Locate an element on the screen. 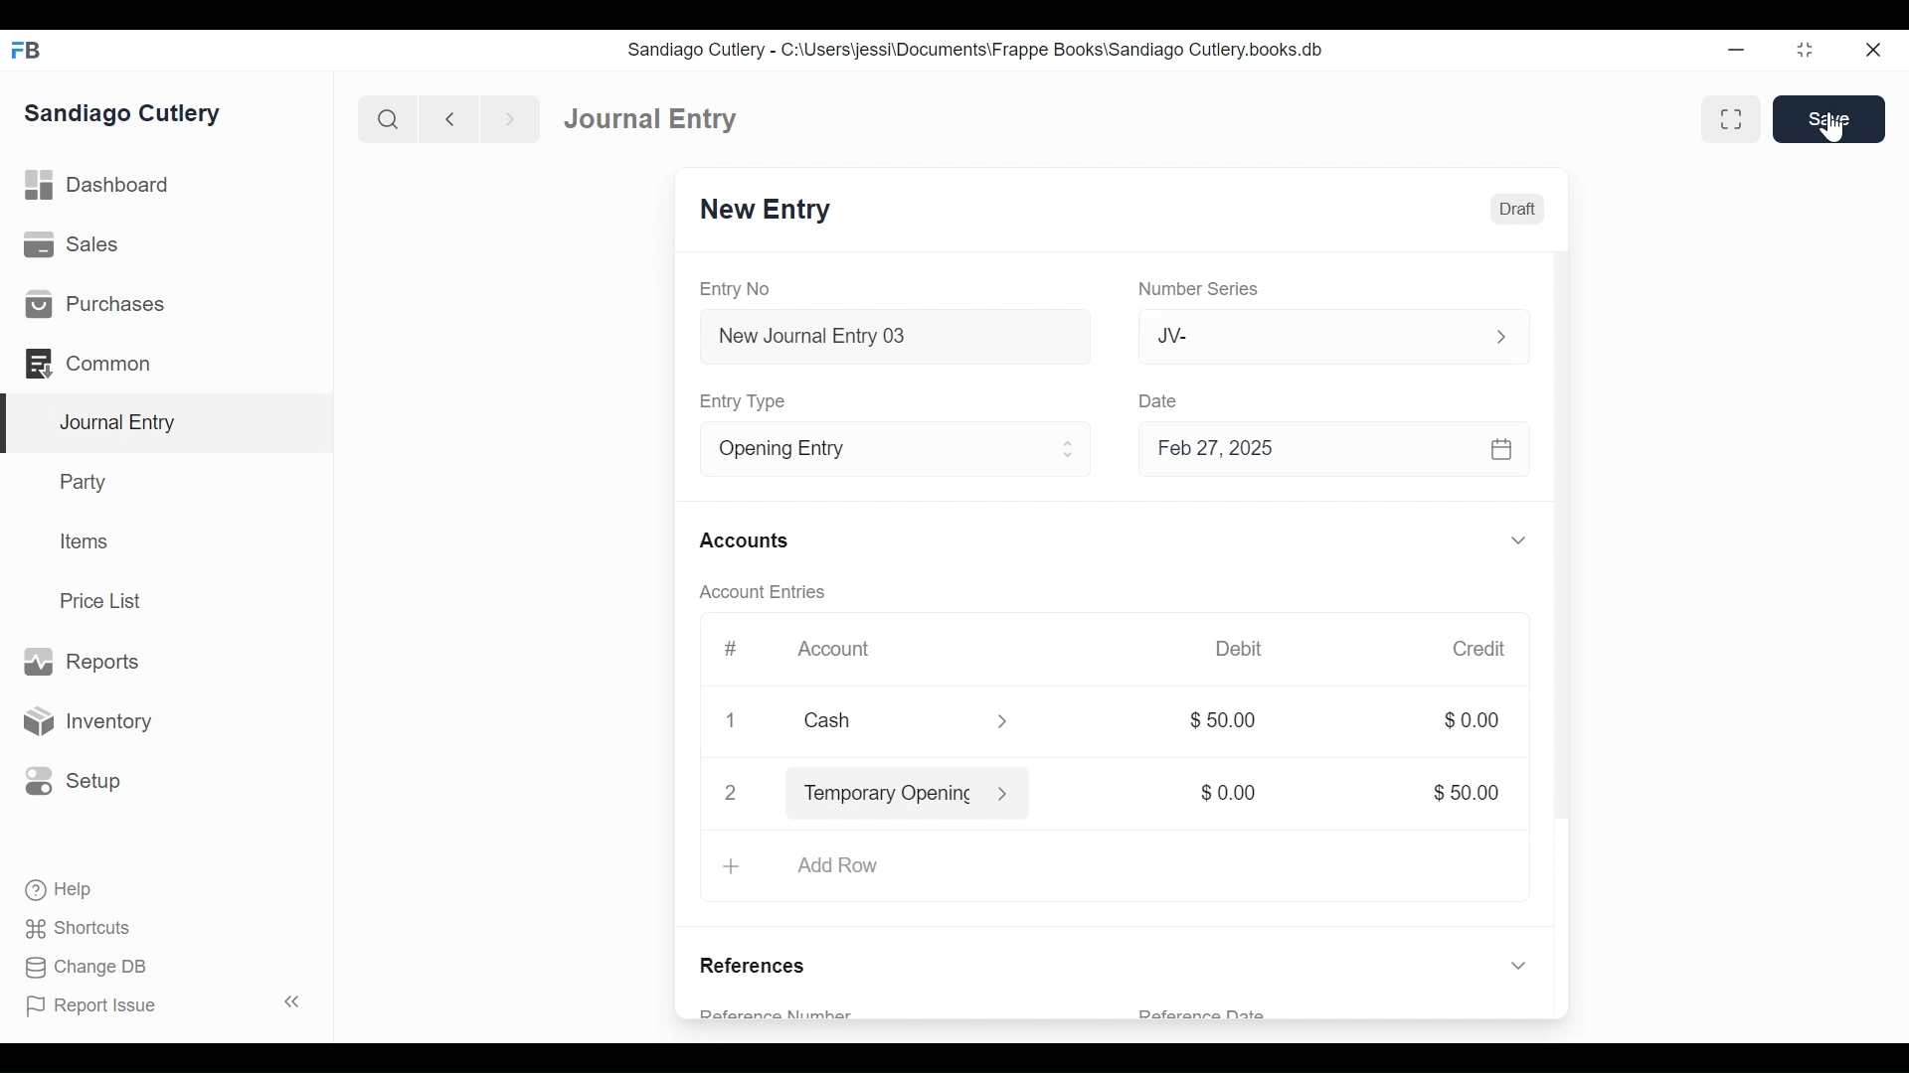 The width and height of the screenshot is (1909, 1073). Close is located at coordinates (1871, 50).